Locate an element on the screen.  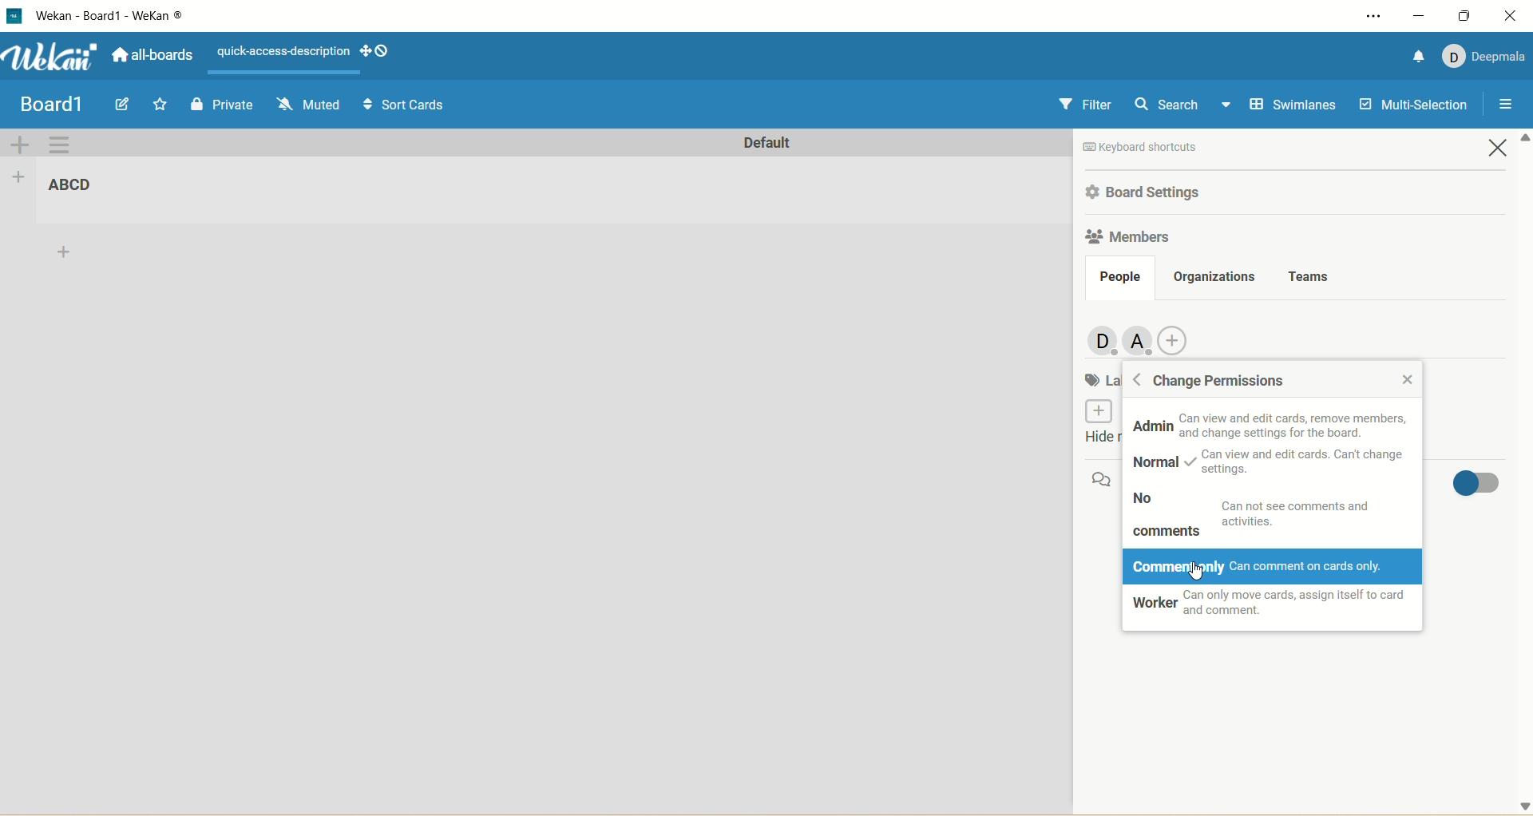
people is located at coordinates (1119, 278).